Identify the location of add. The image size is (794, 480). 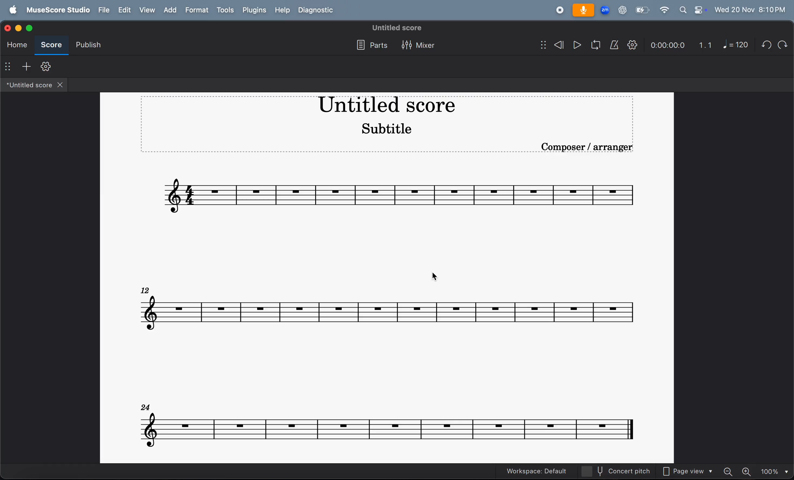
(27, 66).